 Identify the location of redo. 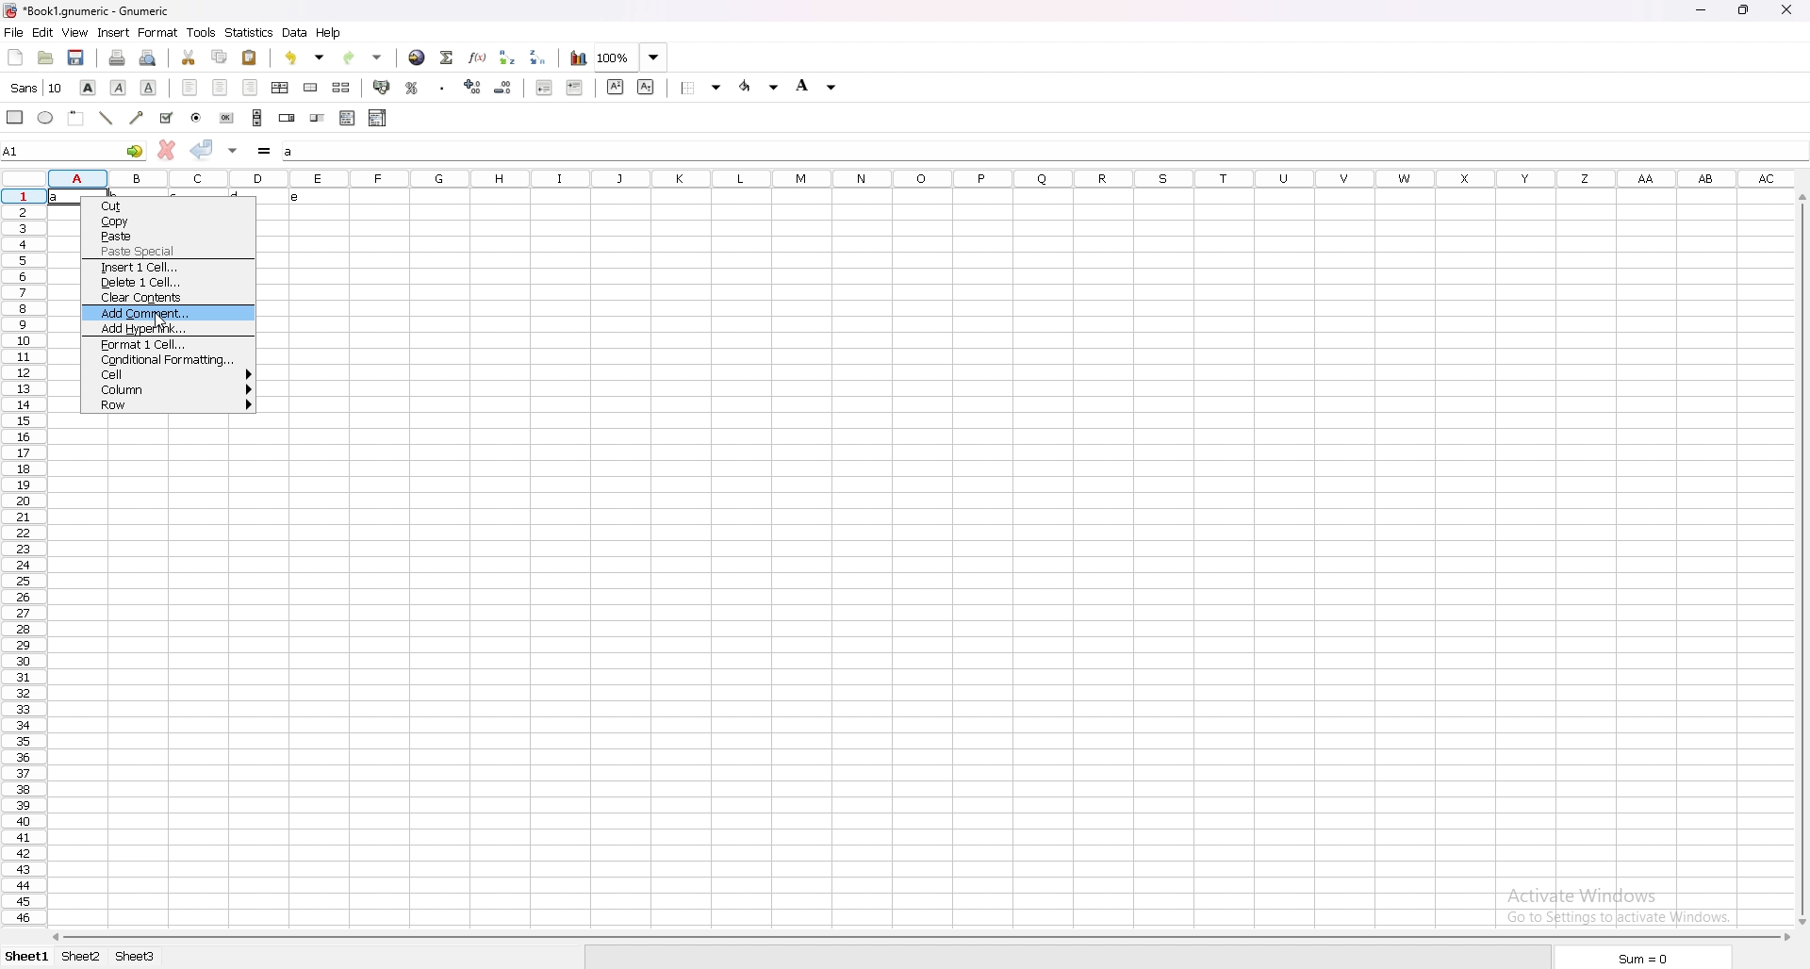
(363, 57).